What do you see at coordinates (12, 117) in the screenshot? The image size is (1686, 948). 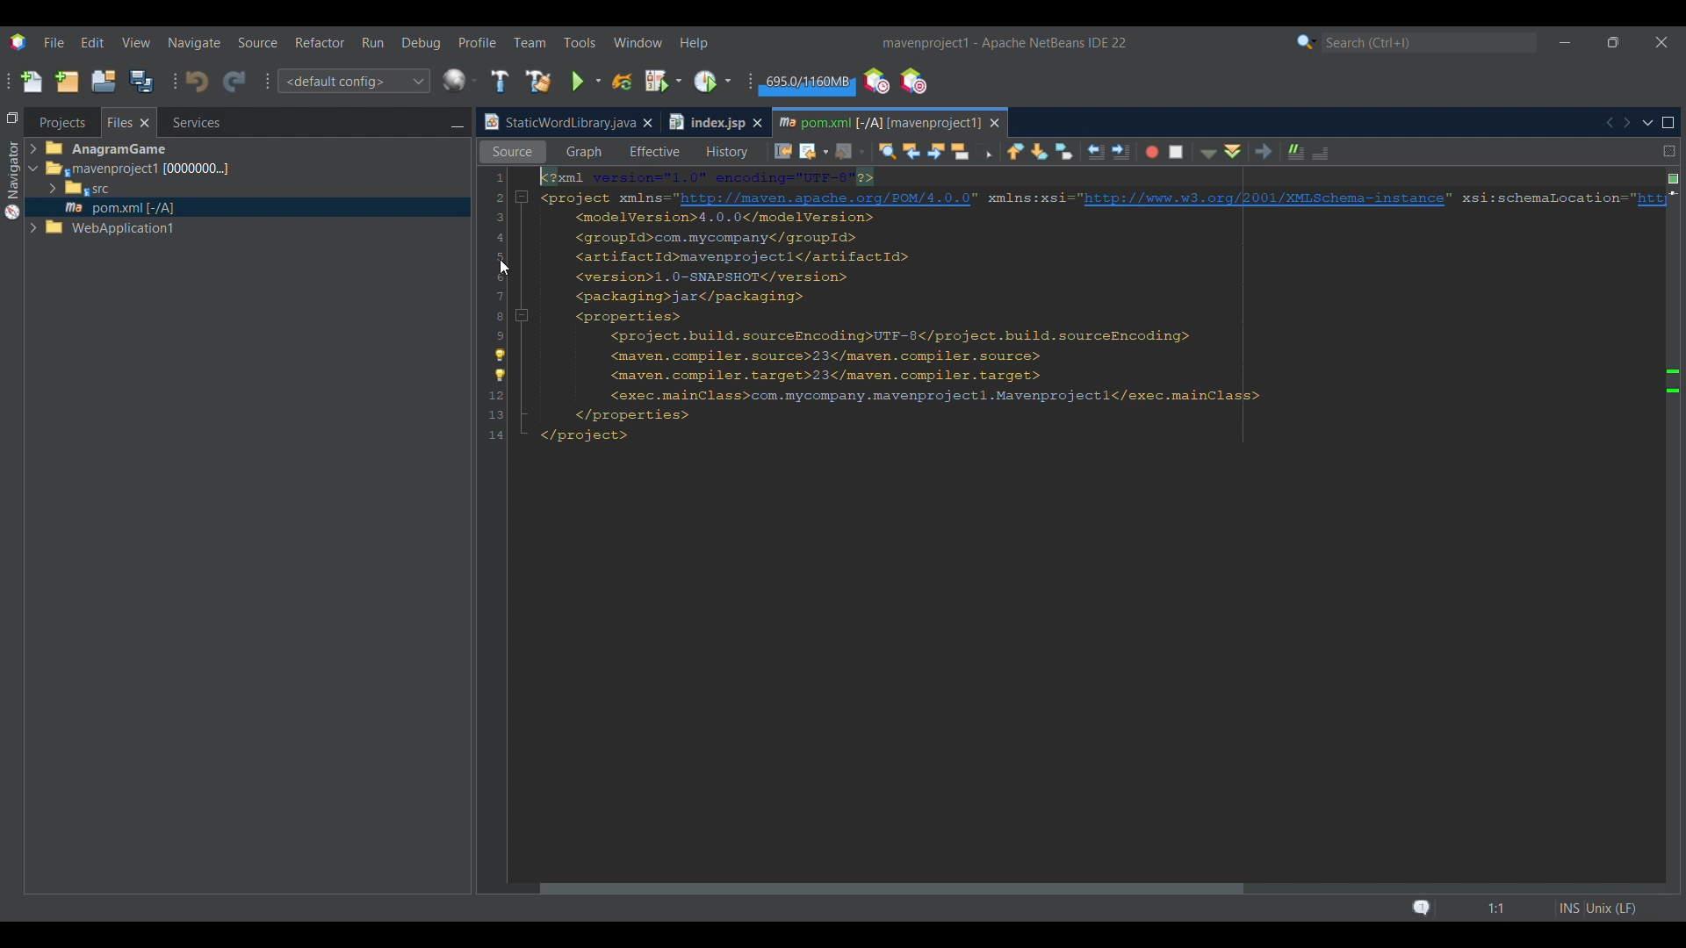 I see `Restore window group` at bounding box center [12, 117].